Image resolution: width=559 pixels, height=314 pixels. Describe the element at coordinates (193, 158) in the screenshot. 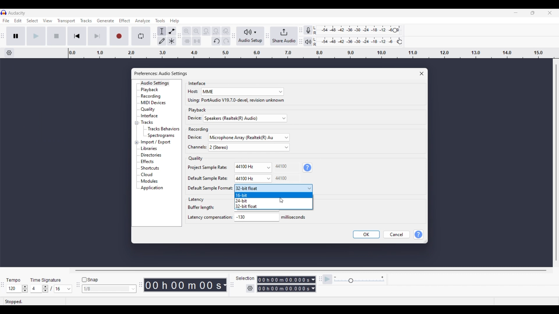

I see `| Quality` at that location.